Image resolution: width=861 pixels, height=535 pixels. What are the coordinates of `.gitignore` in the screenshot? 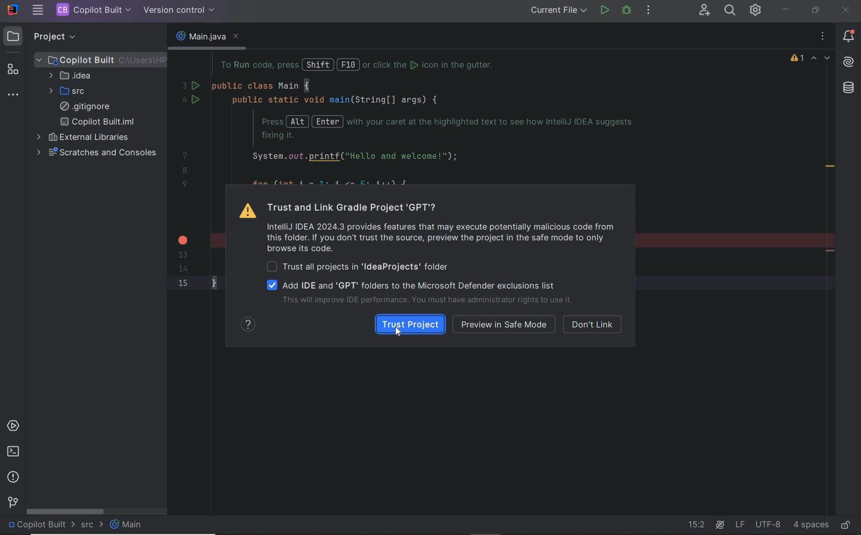 It's located at (83, 107).